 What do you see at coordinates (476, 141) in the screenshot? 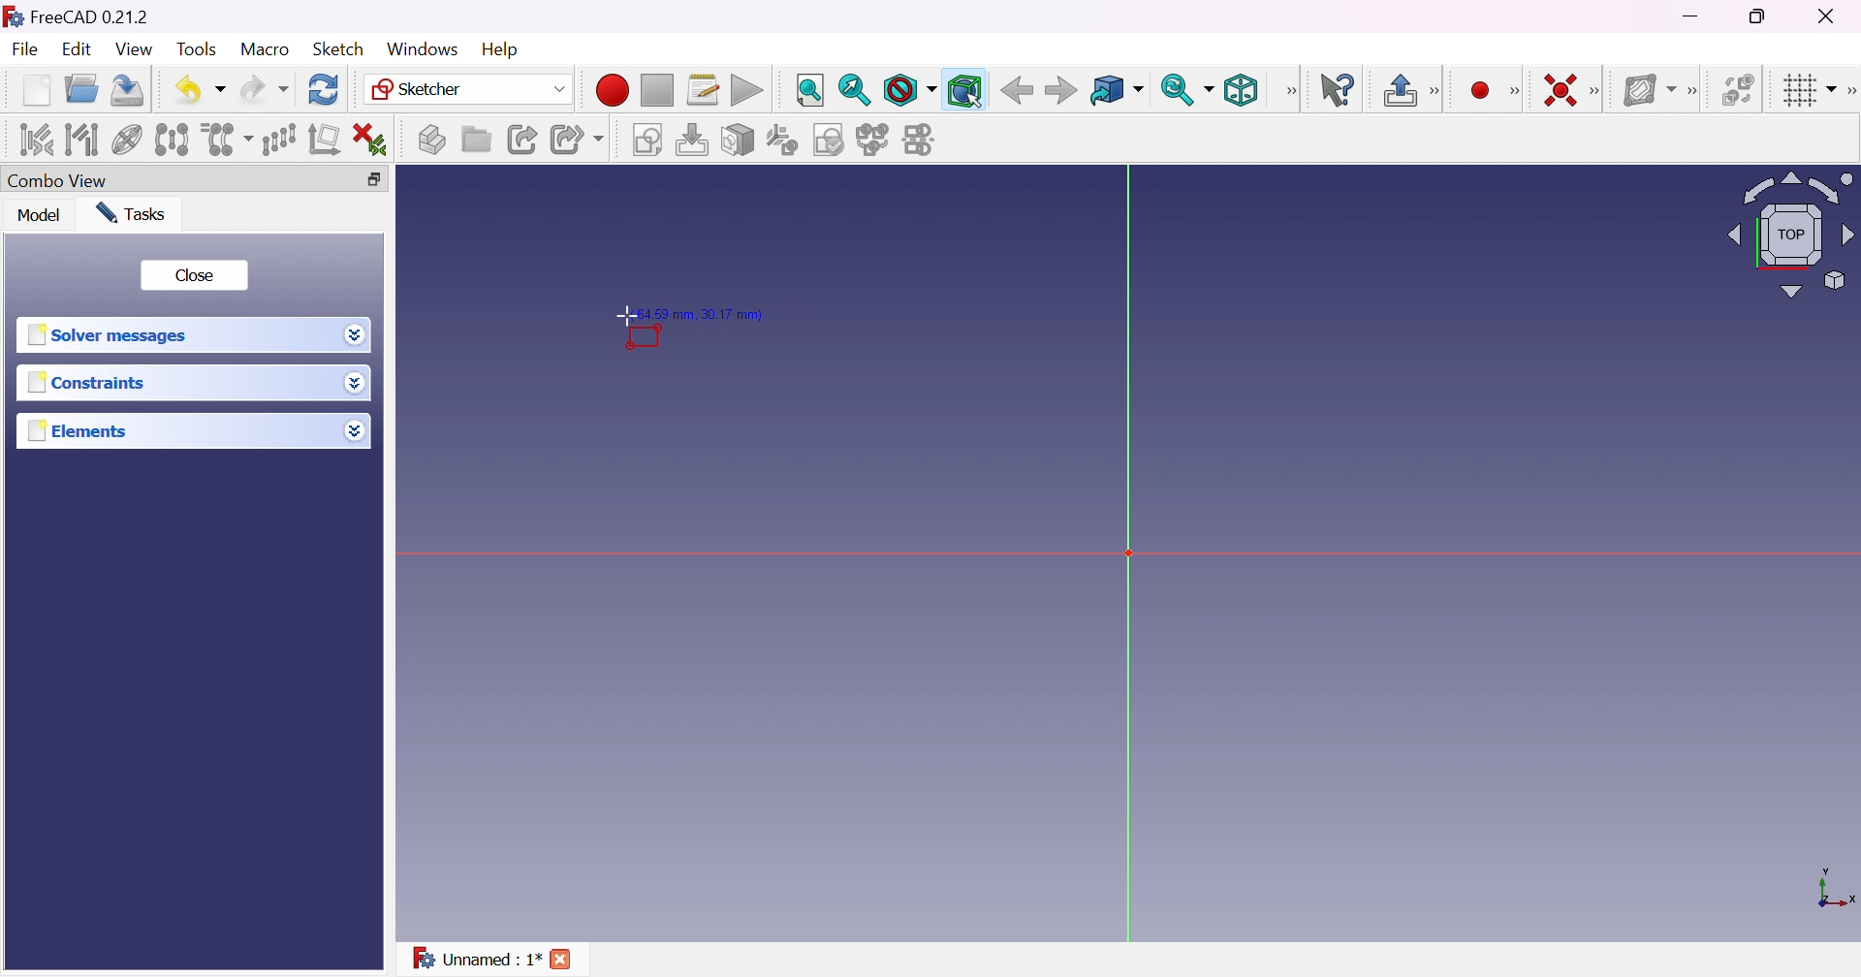
I see `Create group` at bounding box center [476, 141].